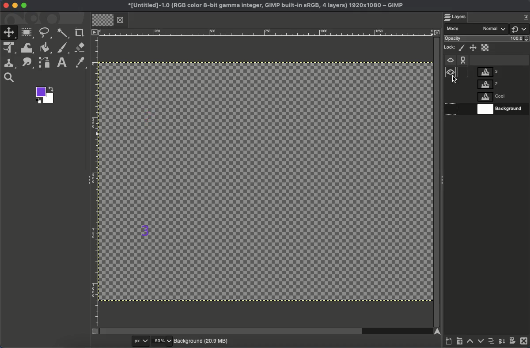 The image size is (530, 348). I want to click on Visible, so click(450, 64).